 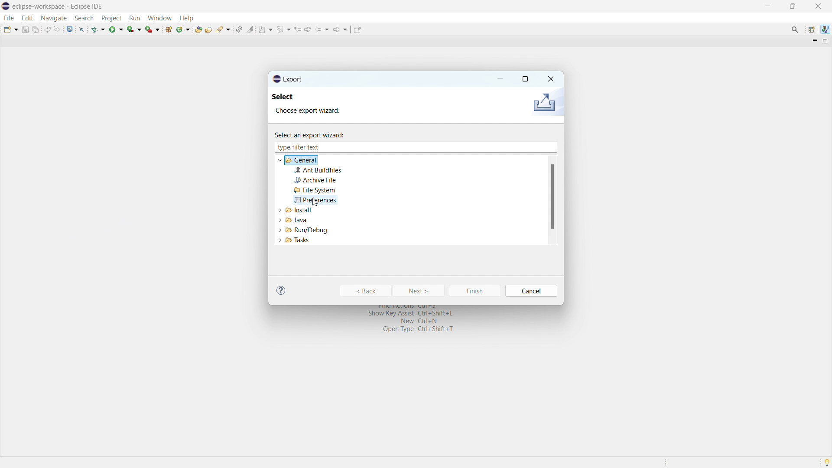 I want to click on minimize view, so click(x=814, y=42).